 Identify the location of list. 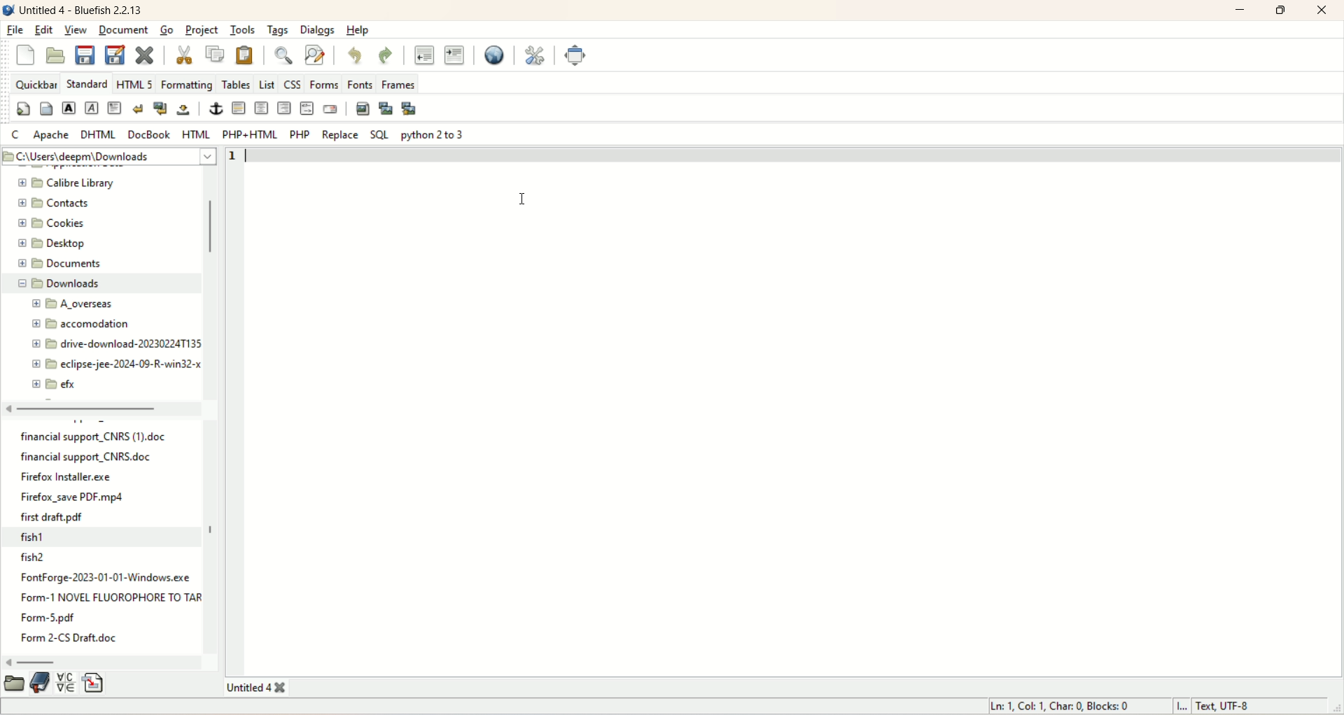
(267, 83).